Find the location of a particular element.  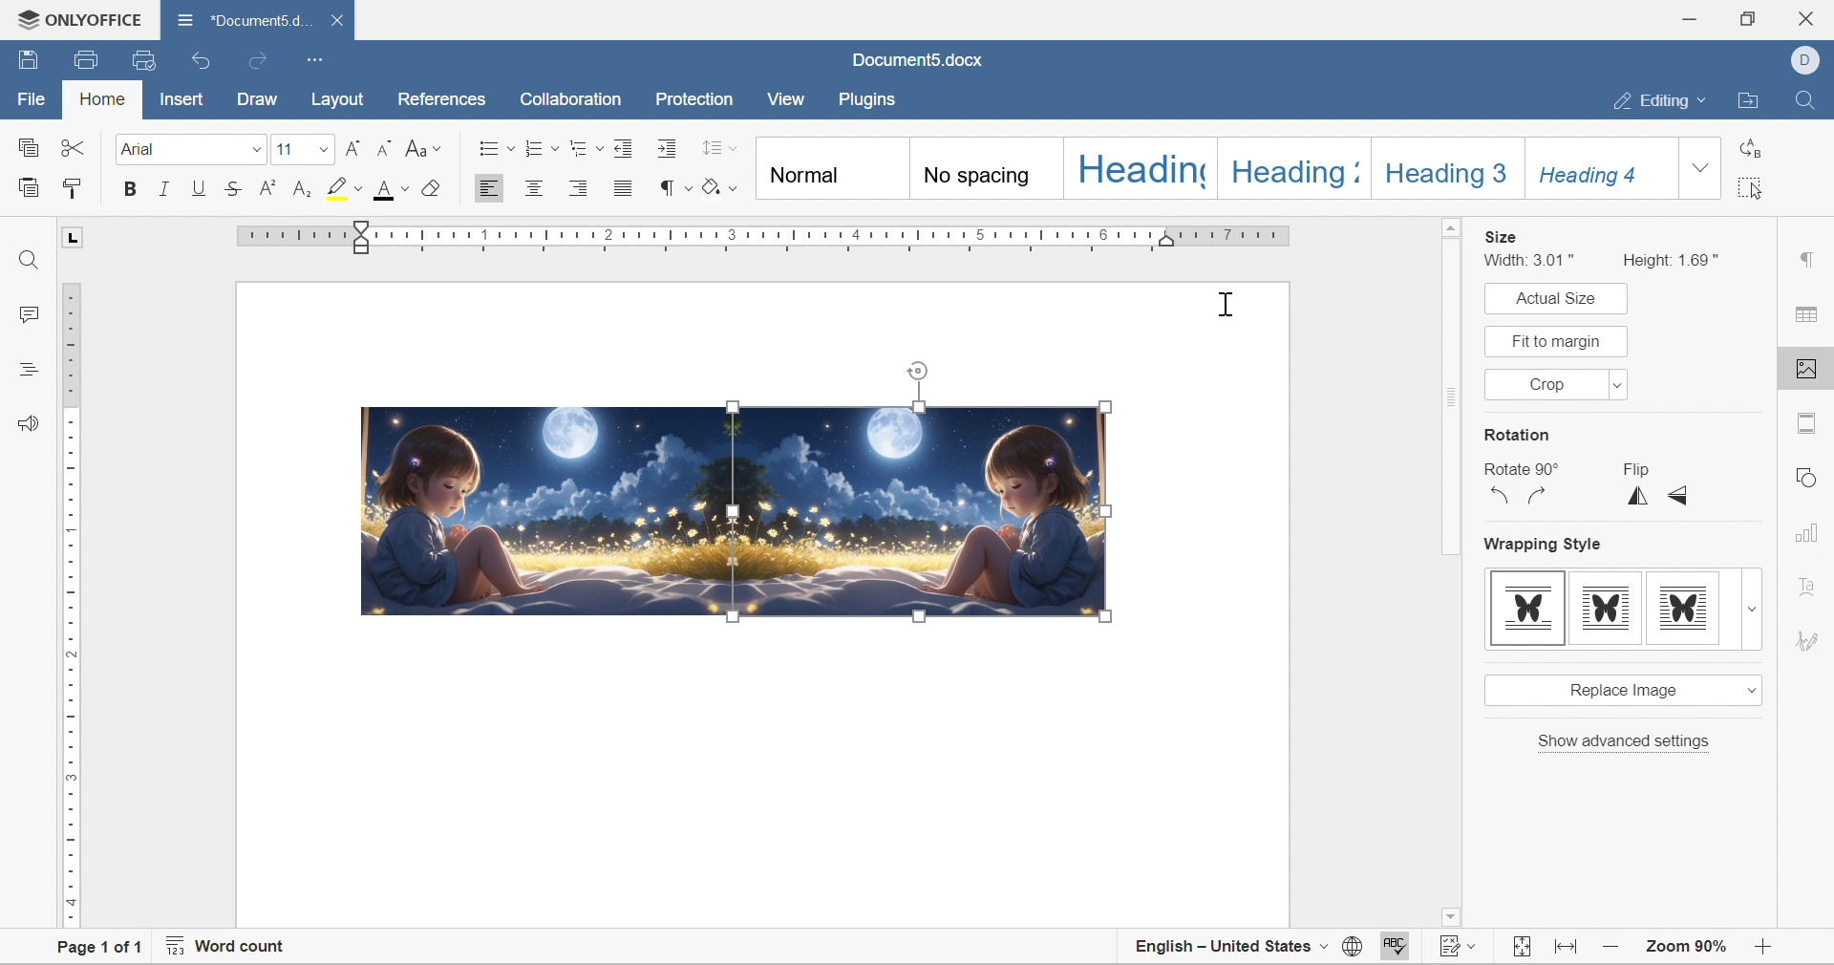

italic is located at coordinates (164, 187).